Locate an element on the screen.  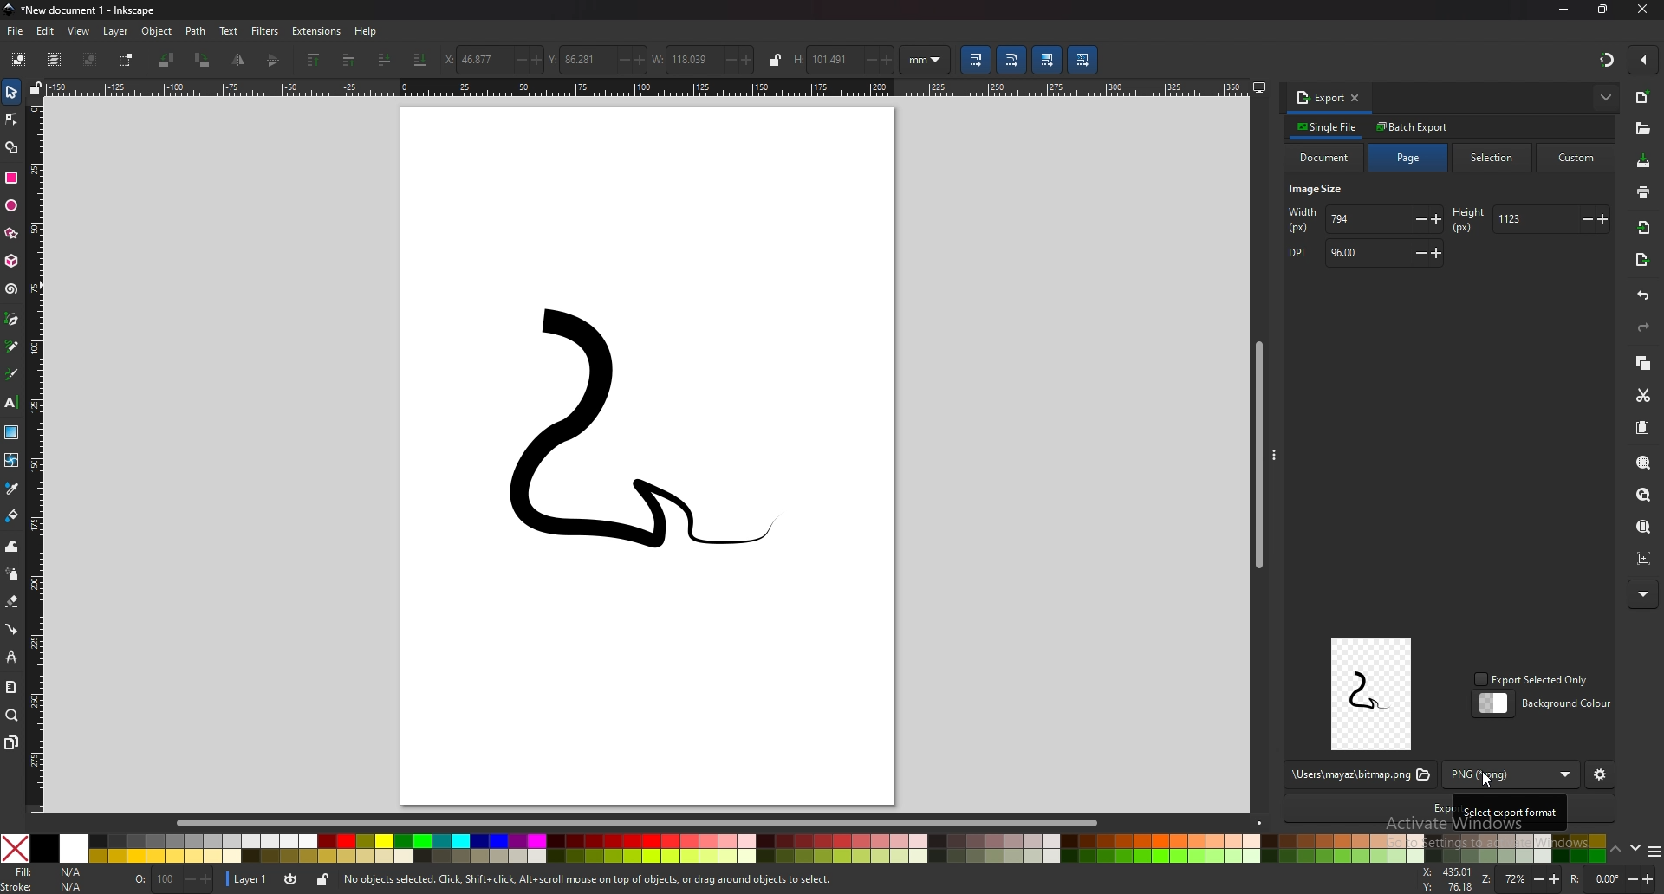
info is located at coordinates (589, 880).